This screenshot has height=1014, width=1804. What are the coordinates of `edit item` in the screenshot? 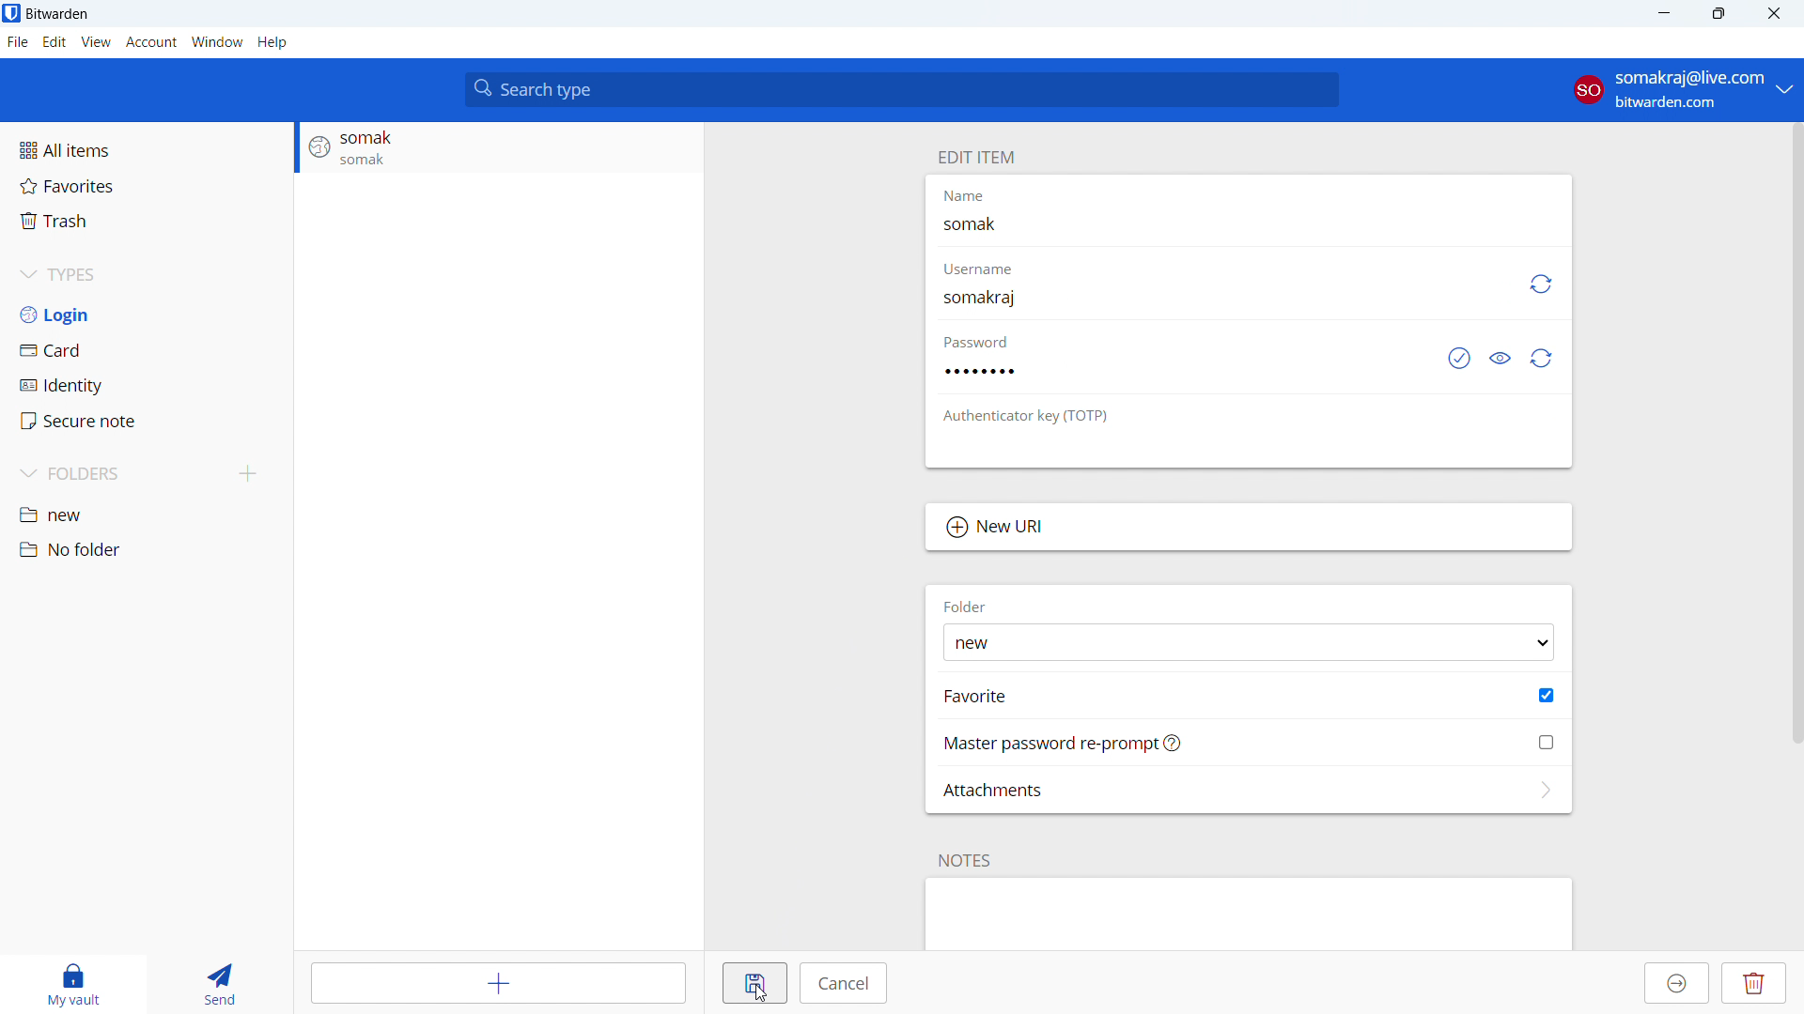 It's located at (976, 157).